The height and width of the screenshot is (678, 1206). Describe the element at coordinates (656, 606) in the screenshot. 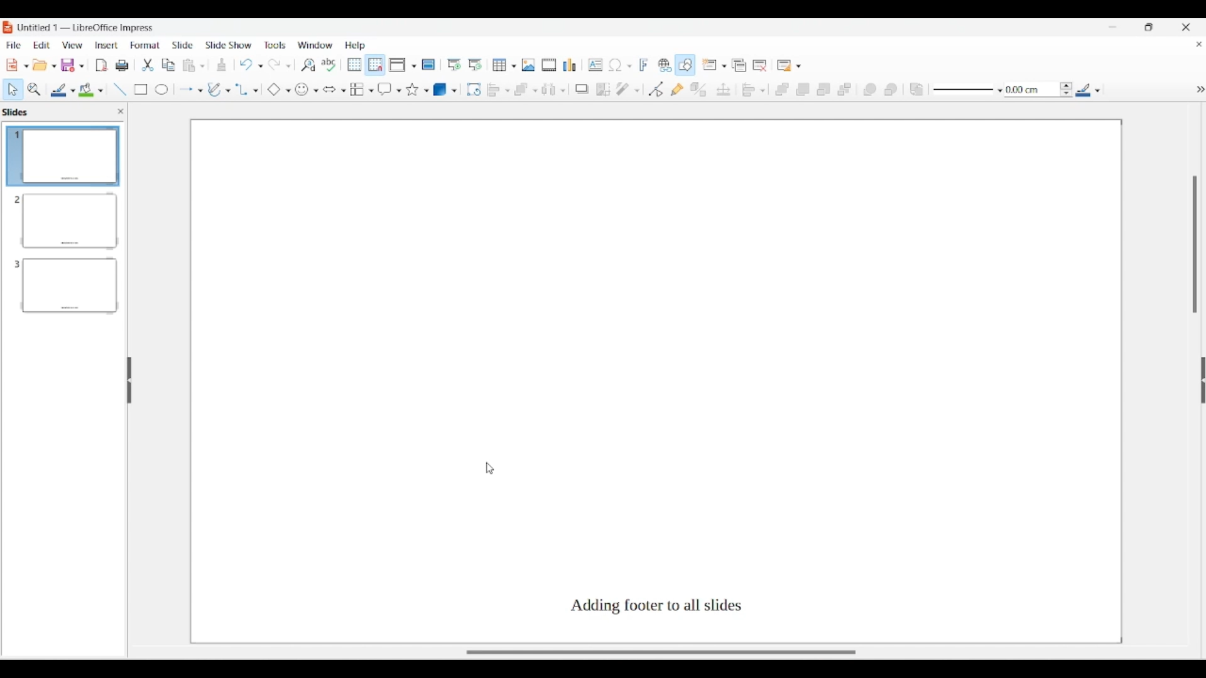

I see `Footer added along with footer text` at that location.